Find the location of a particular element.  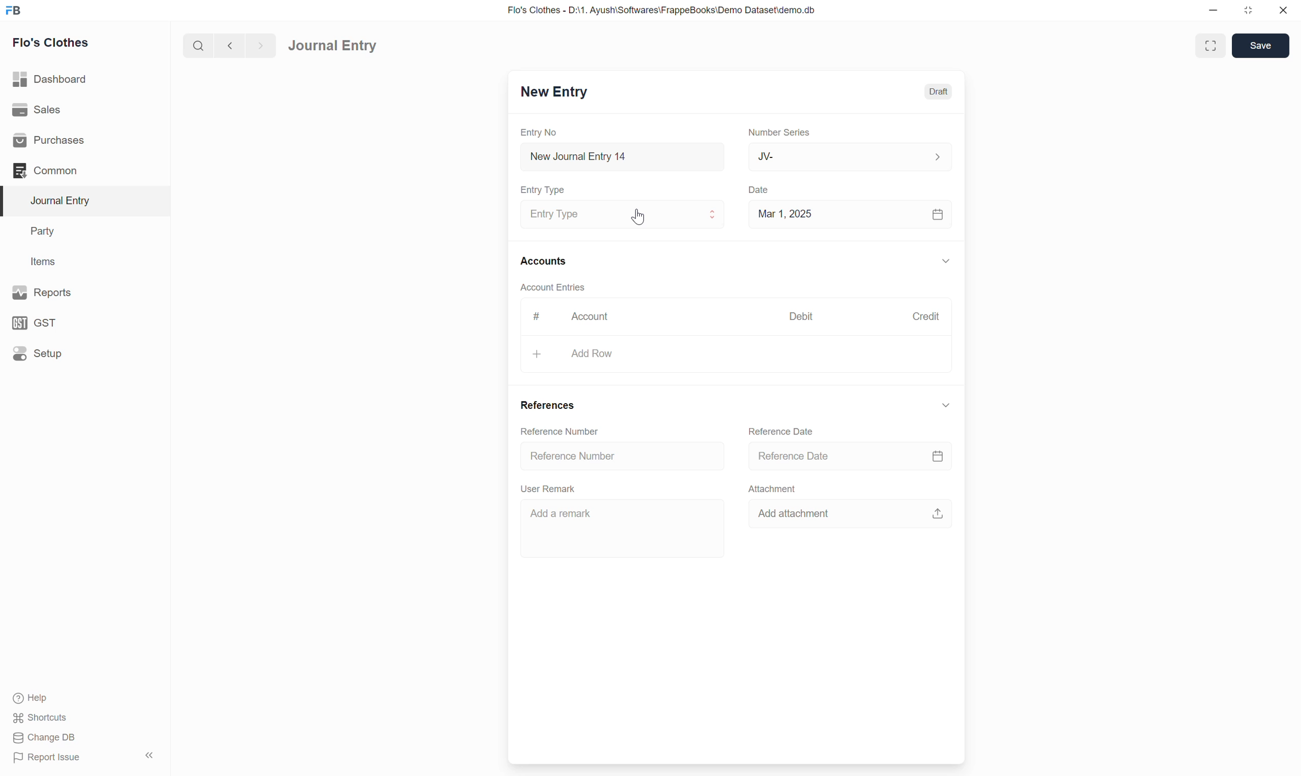

resize is located at coordinates (1247, 10).